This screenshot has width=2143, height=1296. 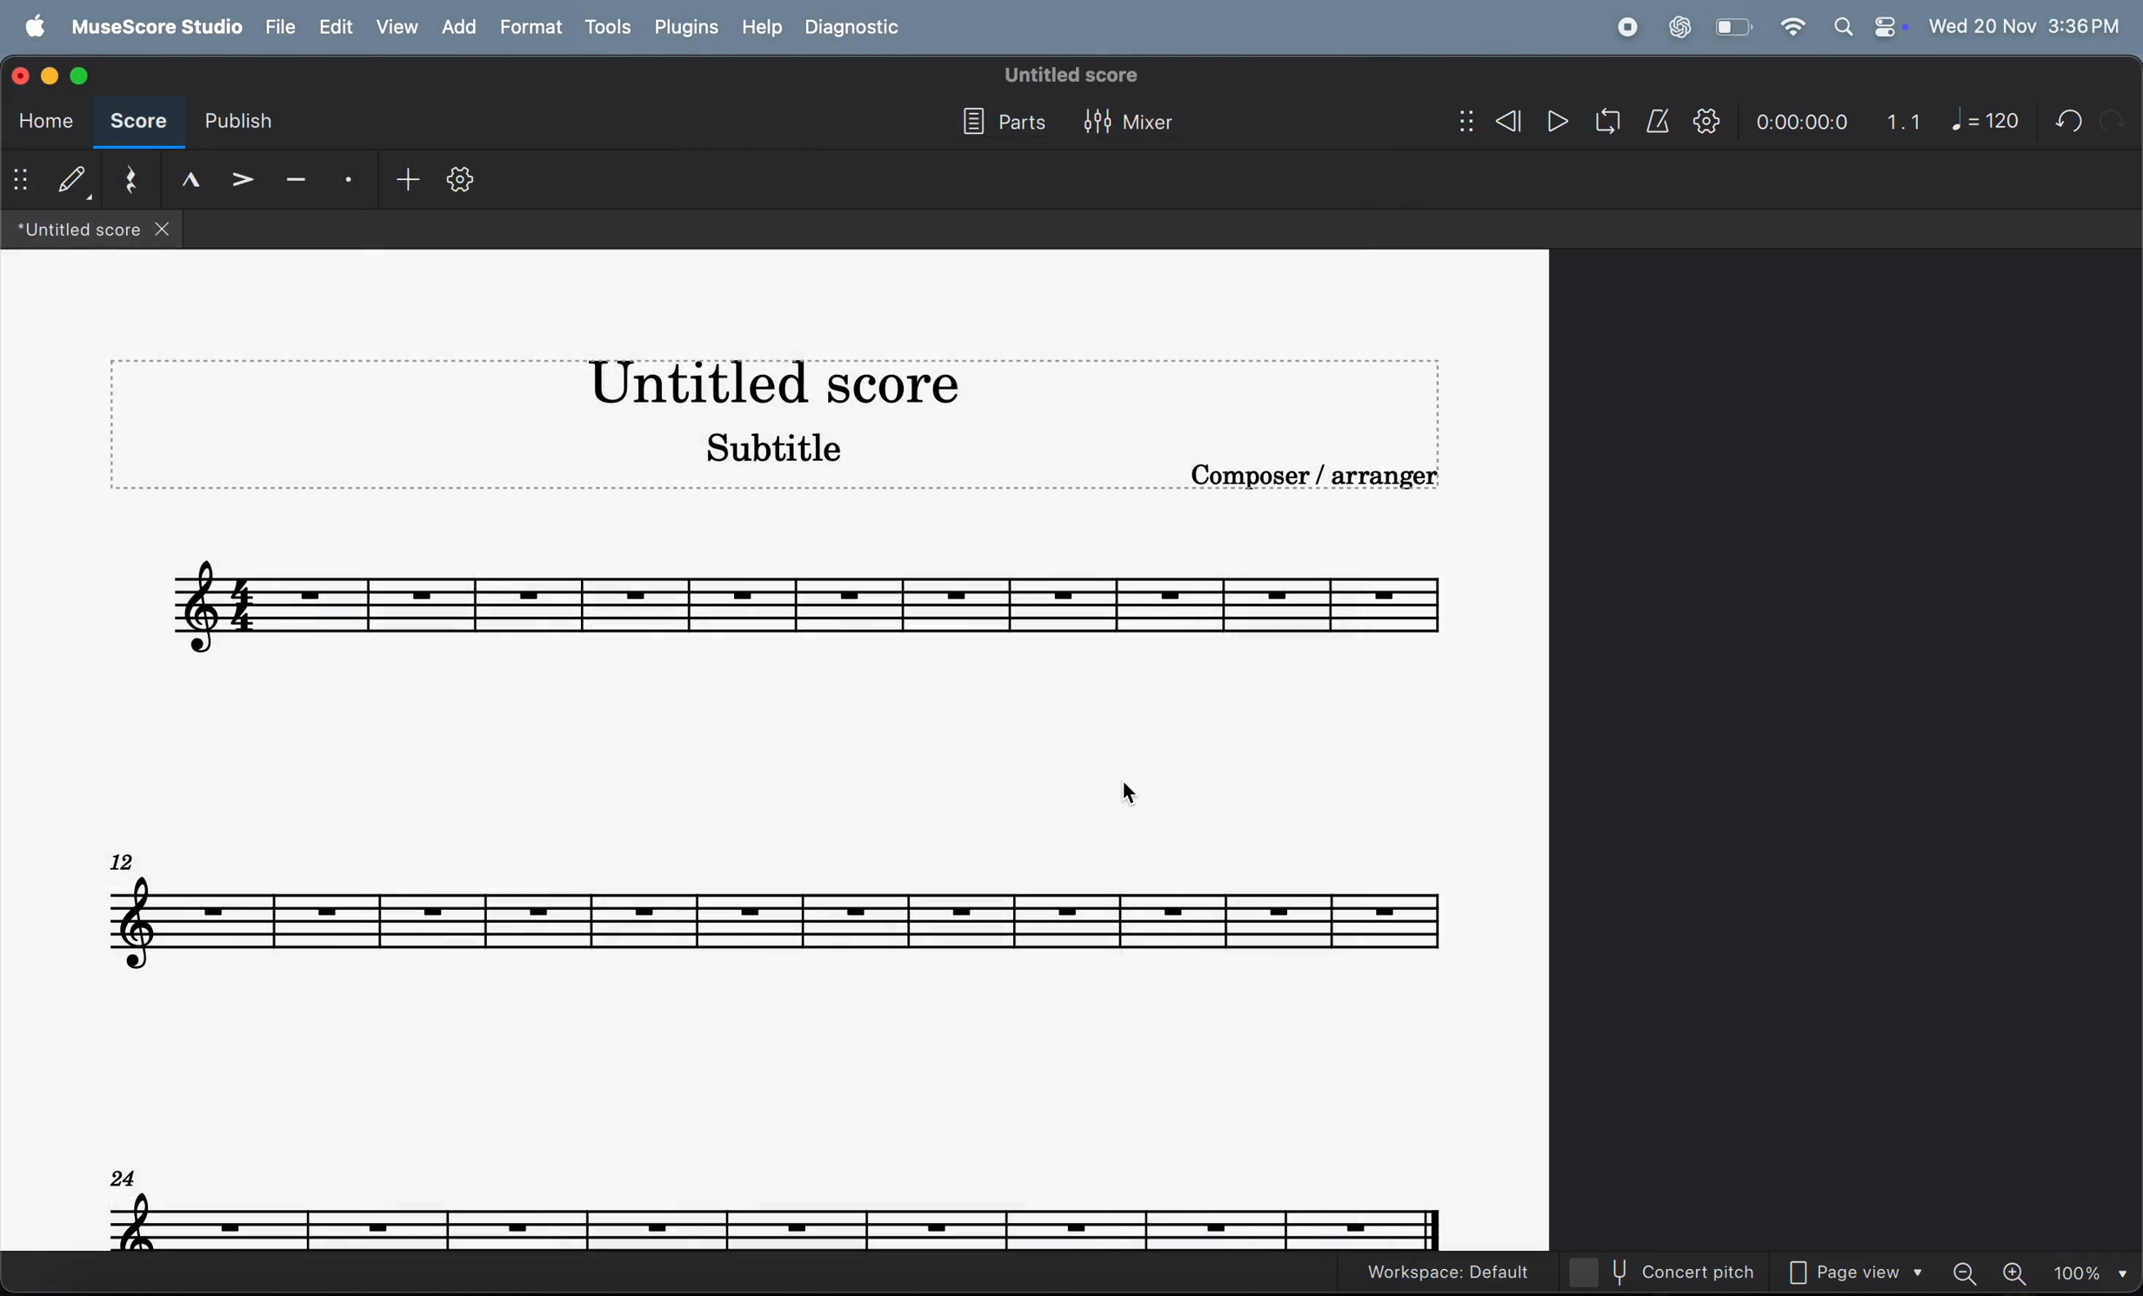 I want to click on workspace default, so click(x=1452, y=1273).